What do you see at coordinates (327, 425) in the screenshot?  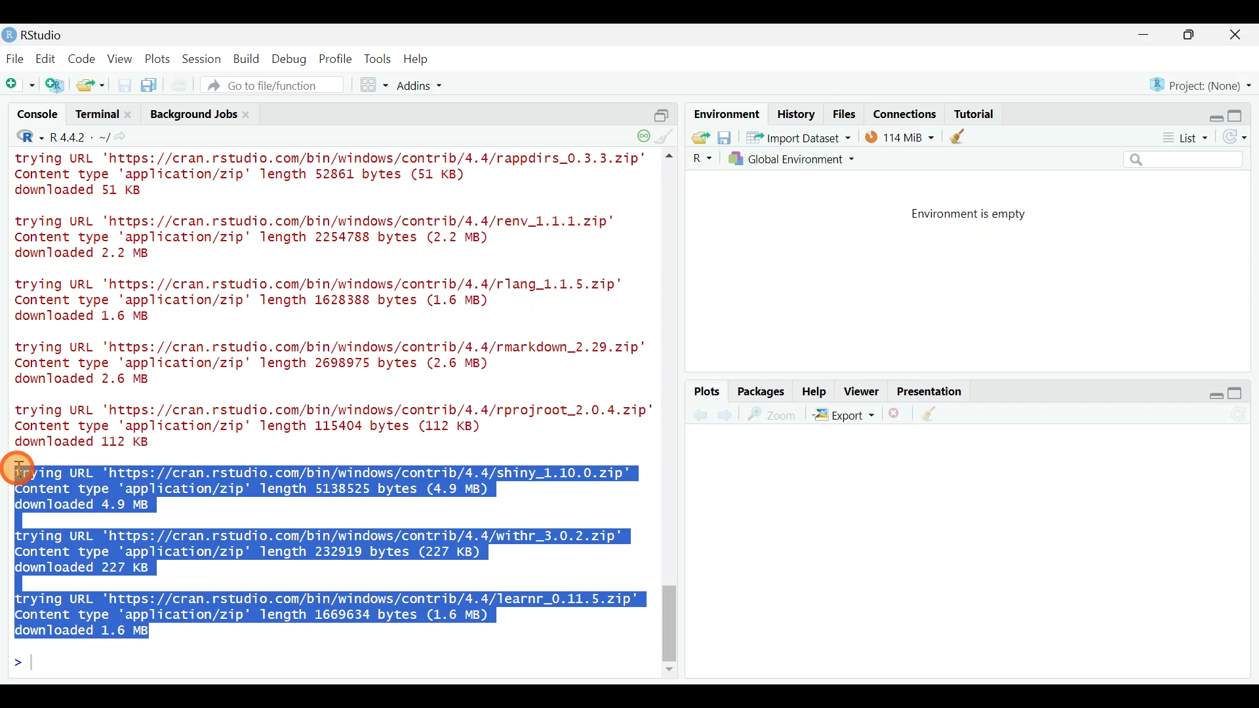 I see `trying URL 'https://cran.rstudio.com/bin/windows/contrib/4.4/rprojroot_2.0.4.zip"
Content type 'application/zip' length 115404 bytes (112 KB)
downloaded 112 KB` at bounding box center [327, 425].